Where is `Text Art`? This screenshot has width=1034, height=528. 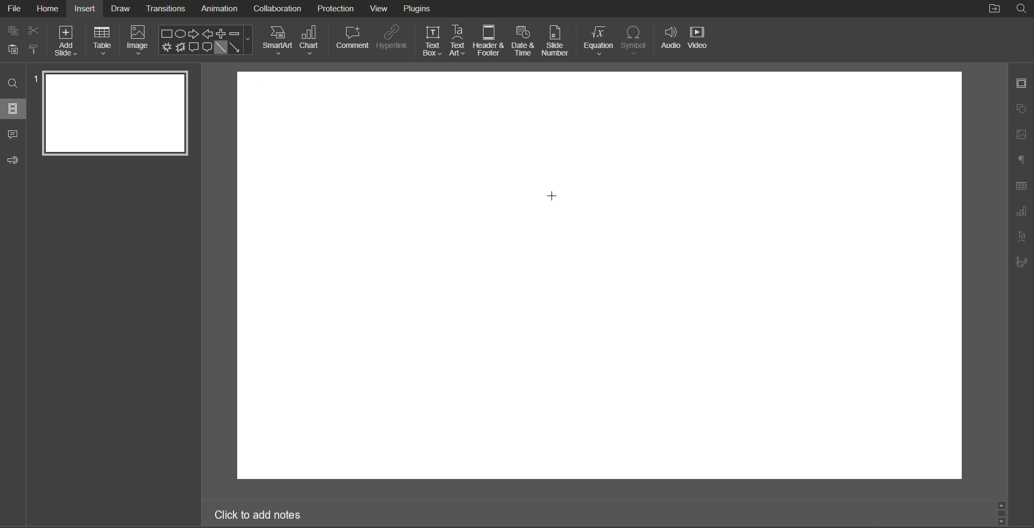 Text Art is located at coordinates (459, 40).